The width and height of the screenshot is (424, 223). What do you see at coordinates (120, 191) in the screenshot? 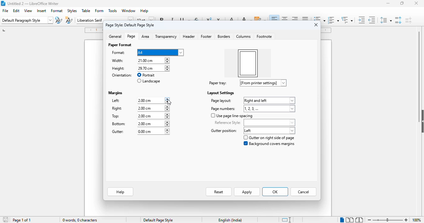
I see `help` at bounding box center [120, 191].